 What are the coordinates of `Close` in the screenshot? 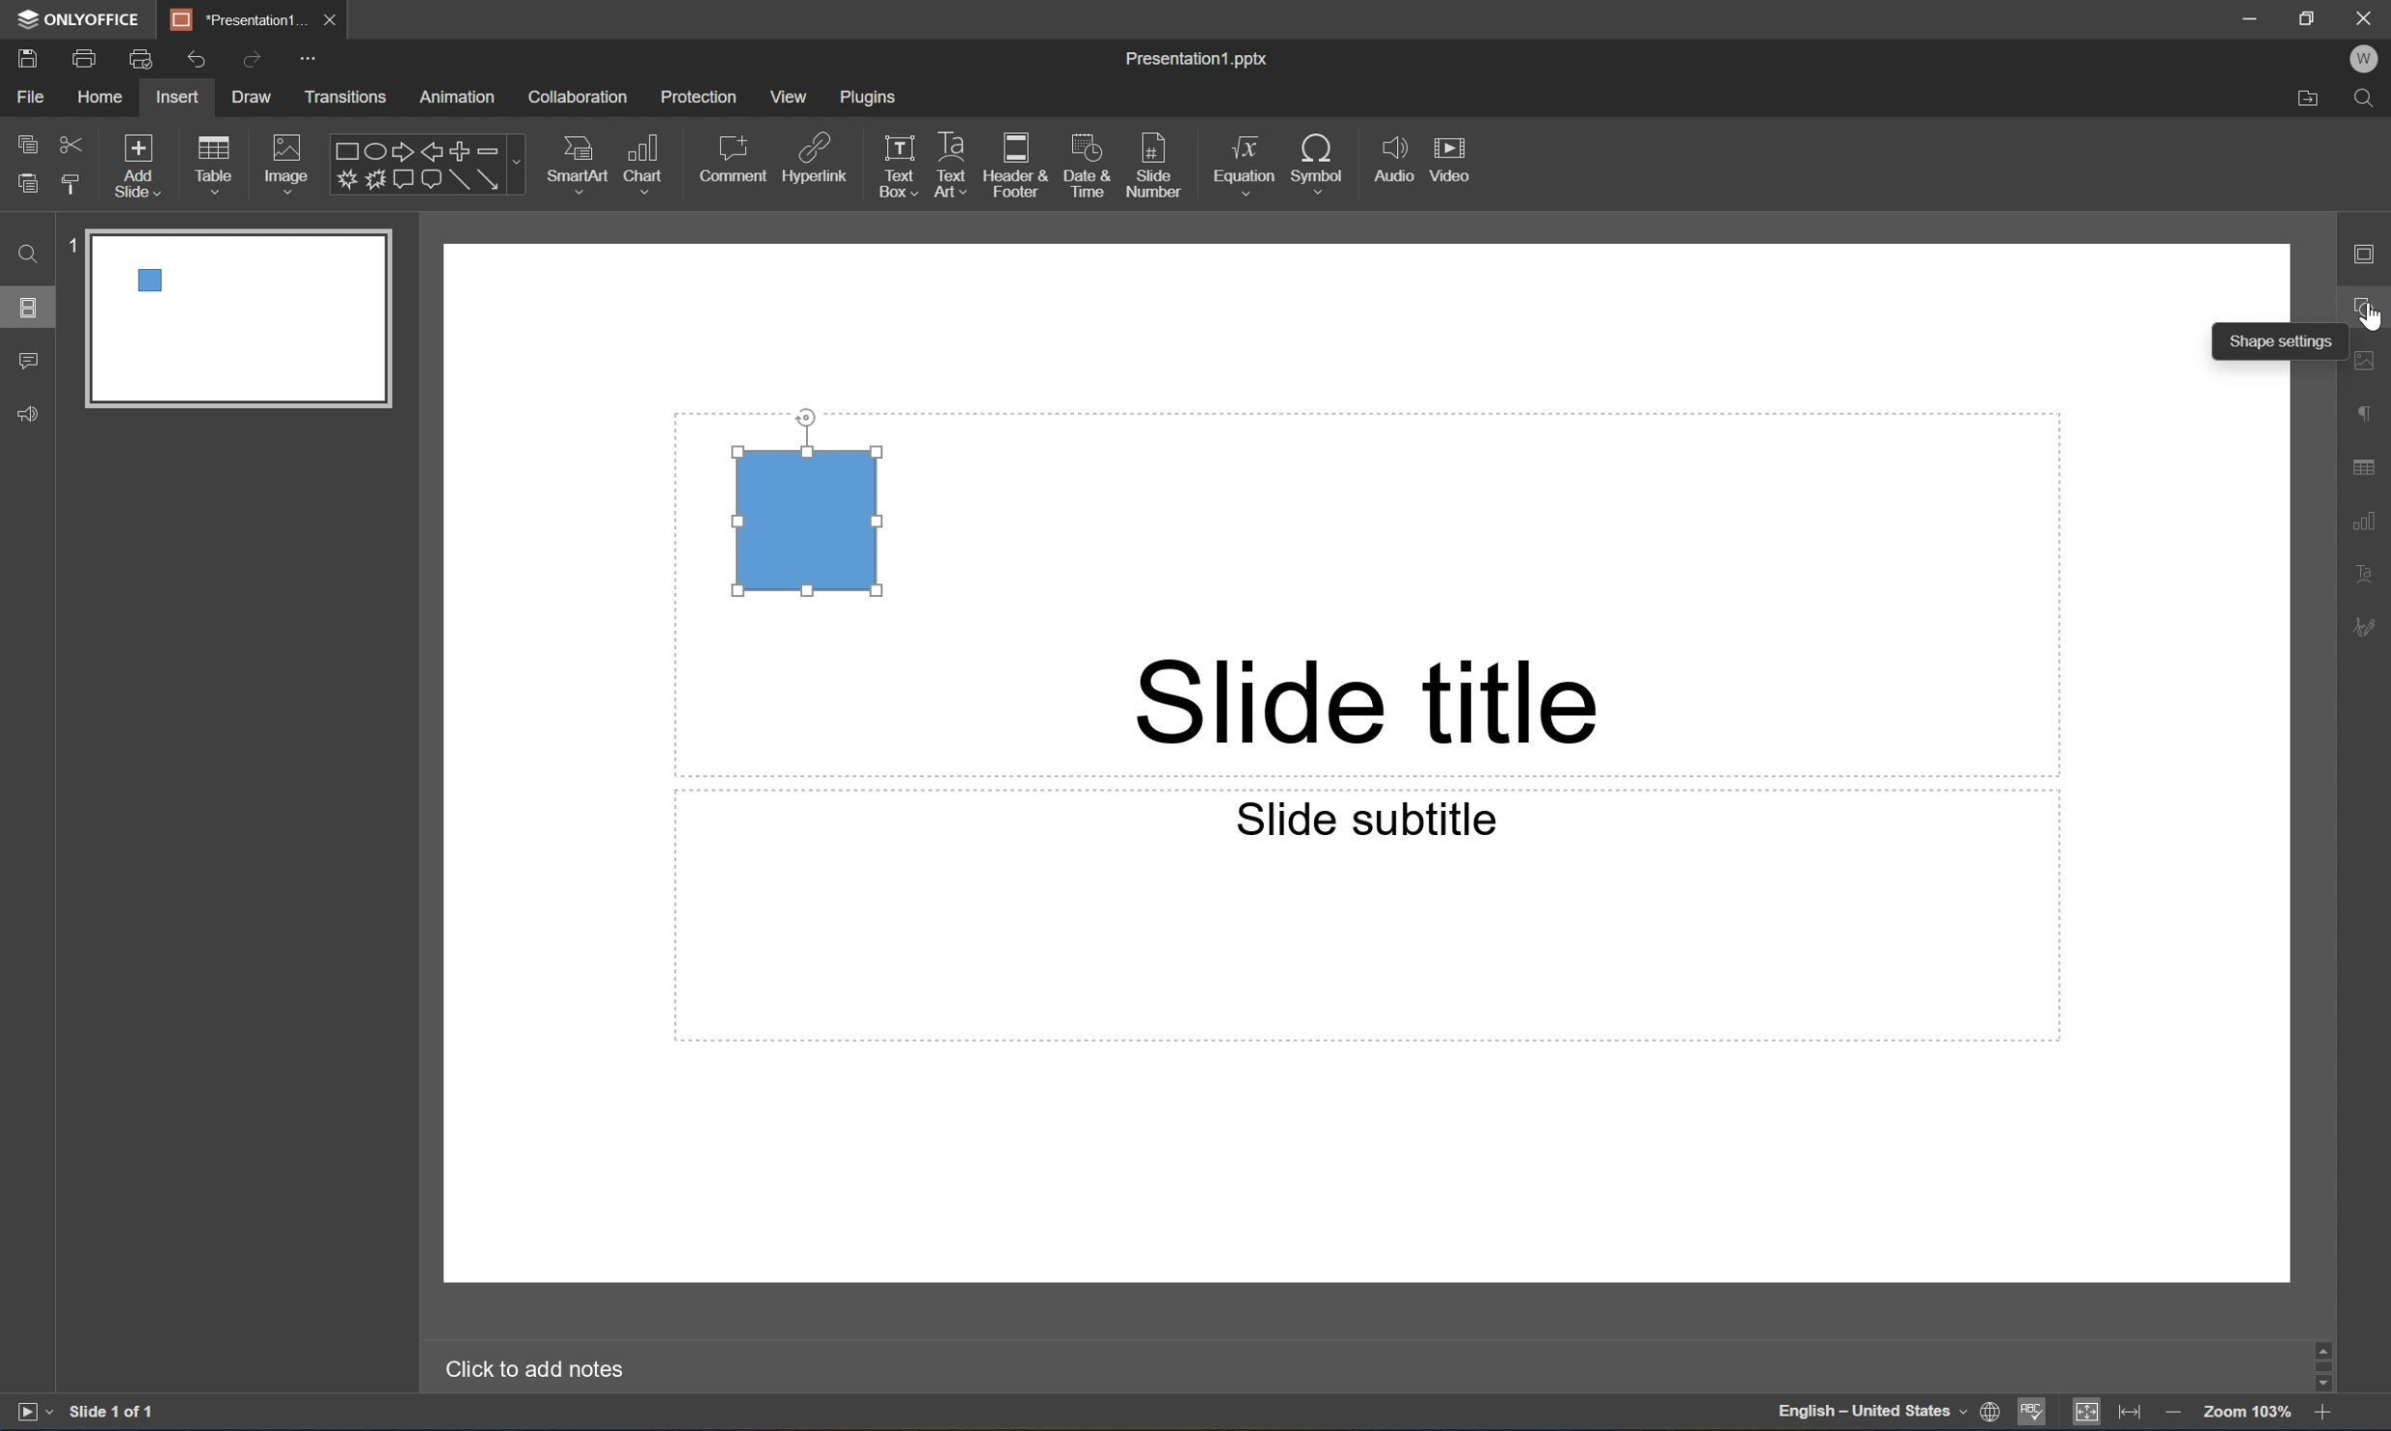 It's located at (328, 20).